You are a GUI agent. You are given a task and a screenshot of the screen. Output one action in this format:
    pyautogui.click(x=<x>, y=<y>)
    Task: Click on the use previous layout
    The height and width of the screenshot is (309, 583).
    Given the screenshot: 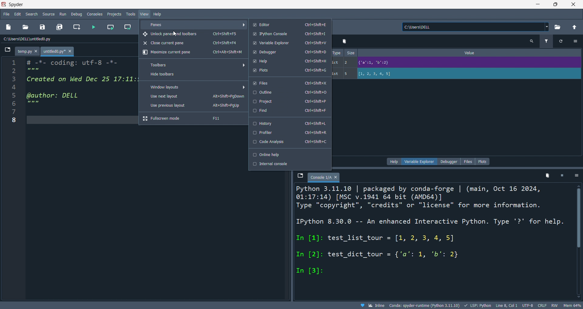 What is the action you would take?
    pyautogui.click(x=194, y=106)
    